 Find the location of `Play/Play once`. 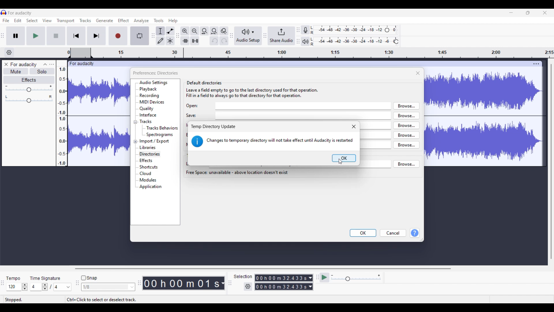

Play/Play once is located at coordinates (36, 36).